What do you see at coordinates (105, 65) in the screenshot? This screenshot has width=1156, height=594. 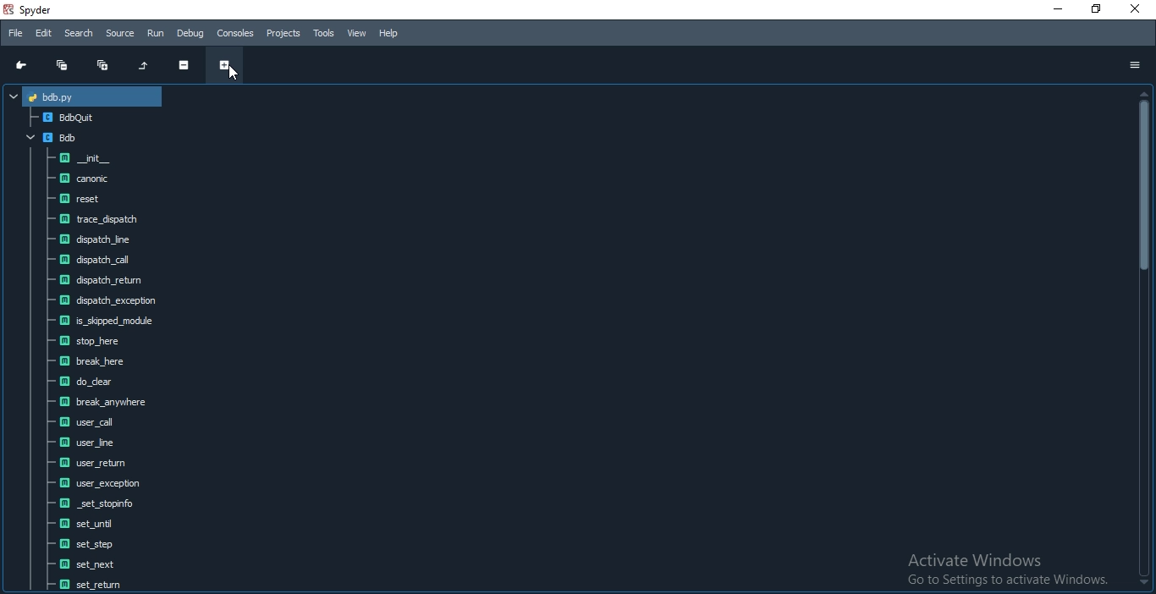 I see `Expand all` at bounding box center [105, 65].